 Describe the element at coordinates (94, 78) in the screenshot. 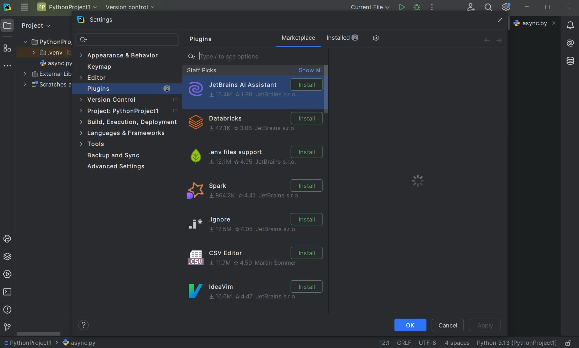

I see `Editor` at that location.